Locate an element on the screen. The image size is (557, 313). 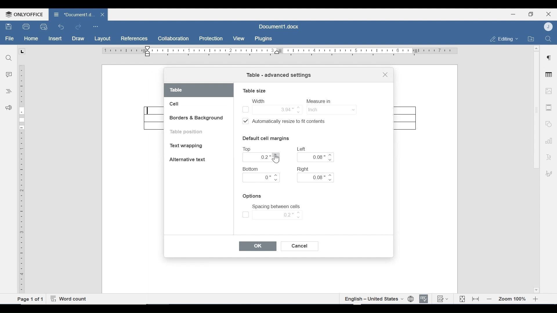
Table size is located at coordinates (254, 90).